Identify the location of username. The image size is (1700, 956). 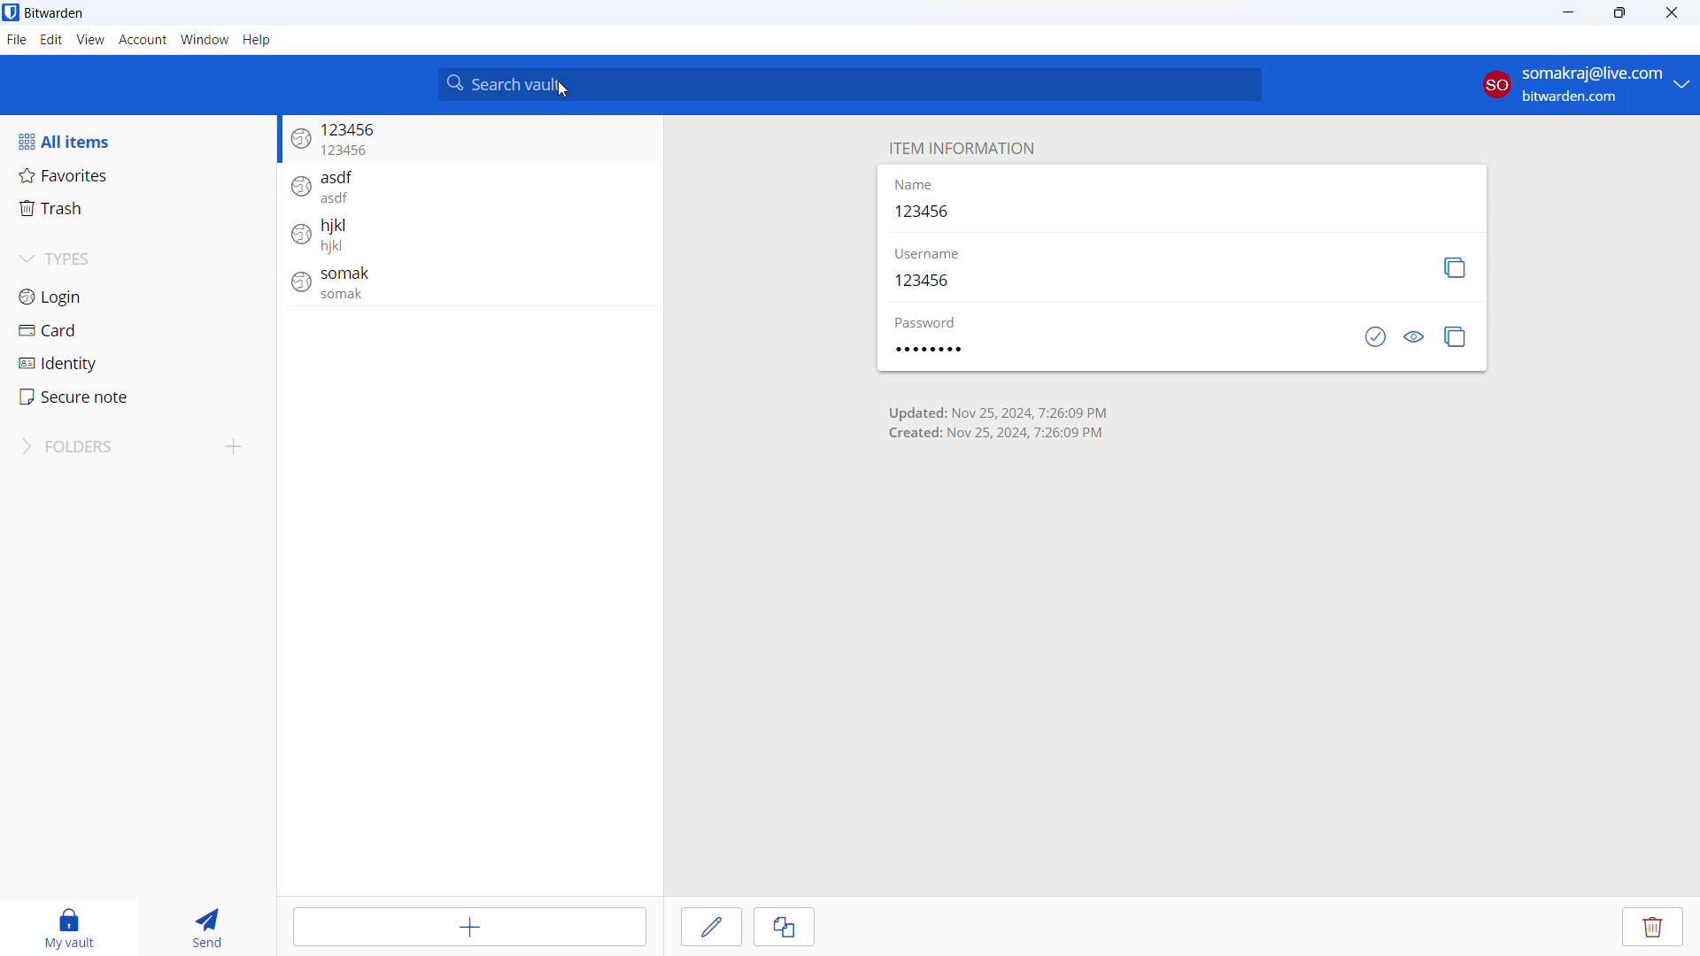
(929, 255).